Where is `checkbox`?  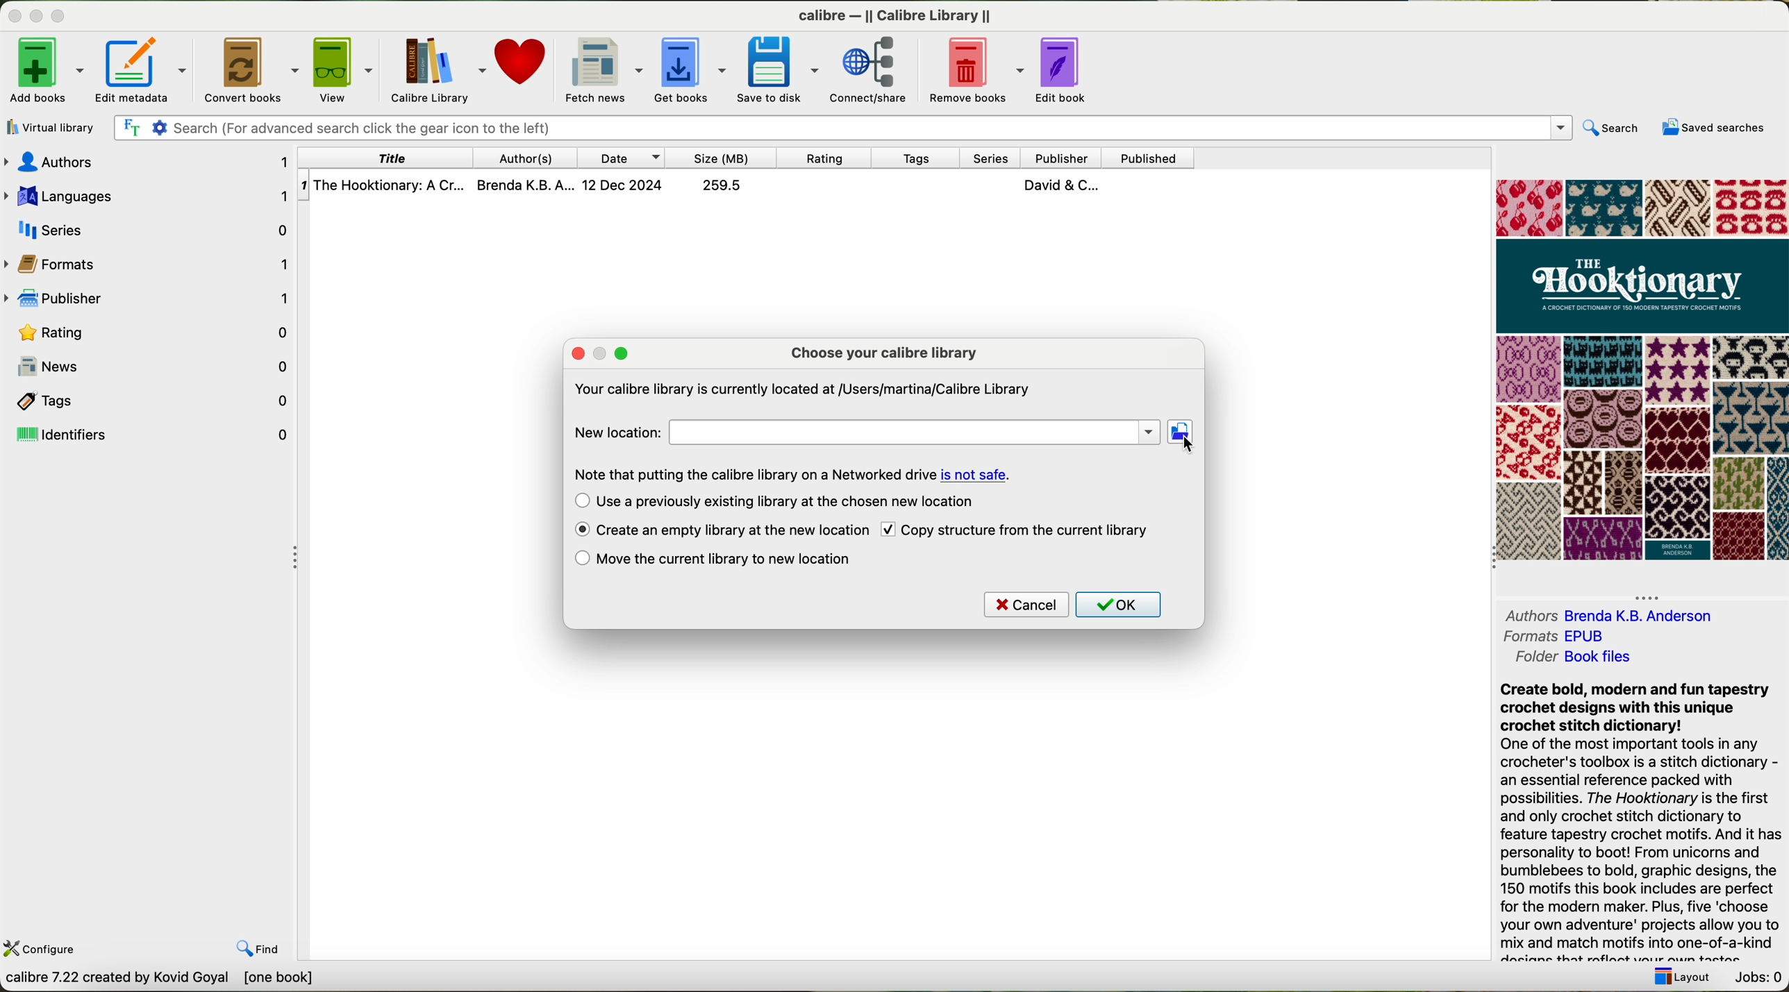 checkbox is located at coordinates (579, 499).